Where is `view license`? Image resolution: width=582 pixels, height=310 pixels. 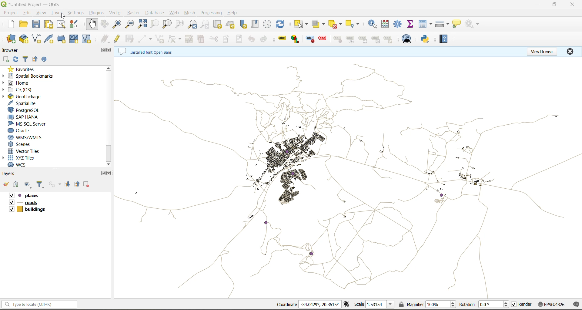 view license is located at coordinates (540, 51).